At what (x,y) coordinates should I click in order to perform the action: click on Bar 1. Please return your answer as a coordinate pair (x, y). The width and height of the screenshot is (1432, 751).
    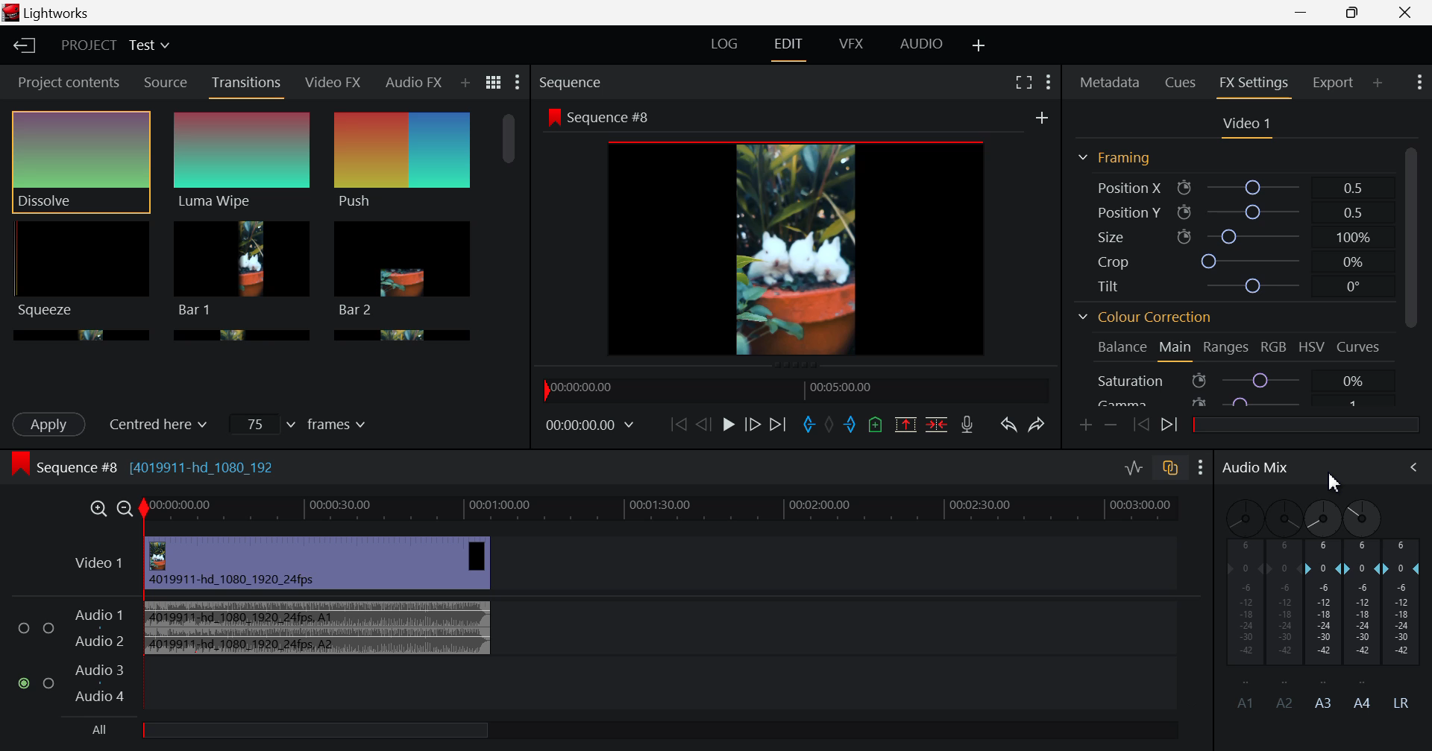
    Looking at the image, I should click on (403, 269).